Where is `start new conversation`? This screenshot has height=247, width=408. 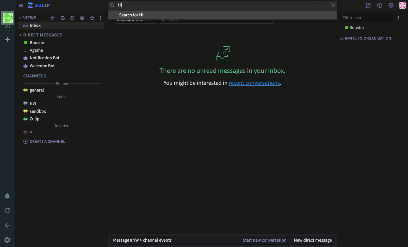 start new conversation is located at coordinates (264, 240).